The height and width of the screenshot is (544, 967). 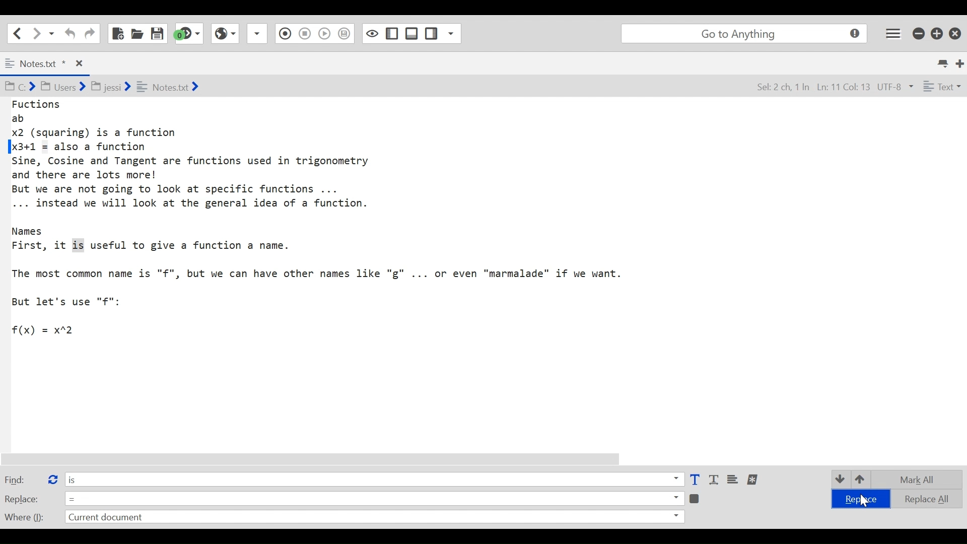 I want to click on Open File, so click(x=137, y=33).